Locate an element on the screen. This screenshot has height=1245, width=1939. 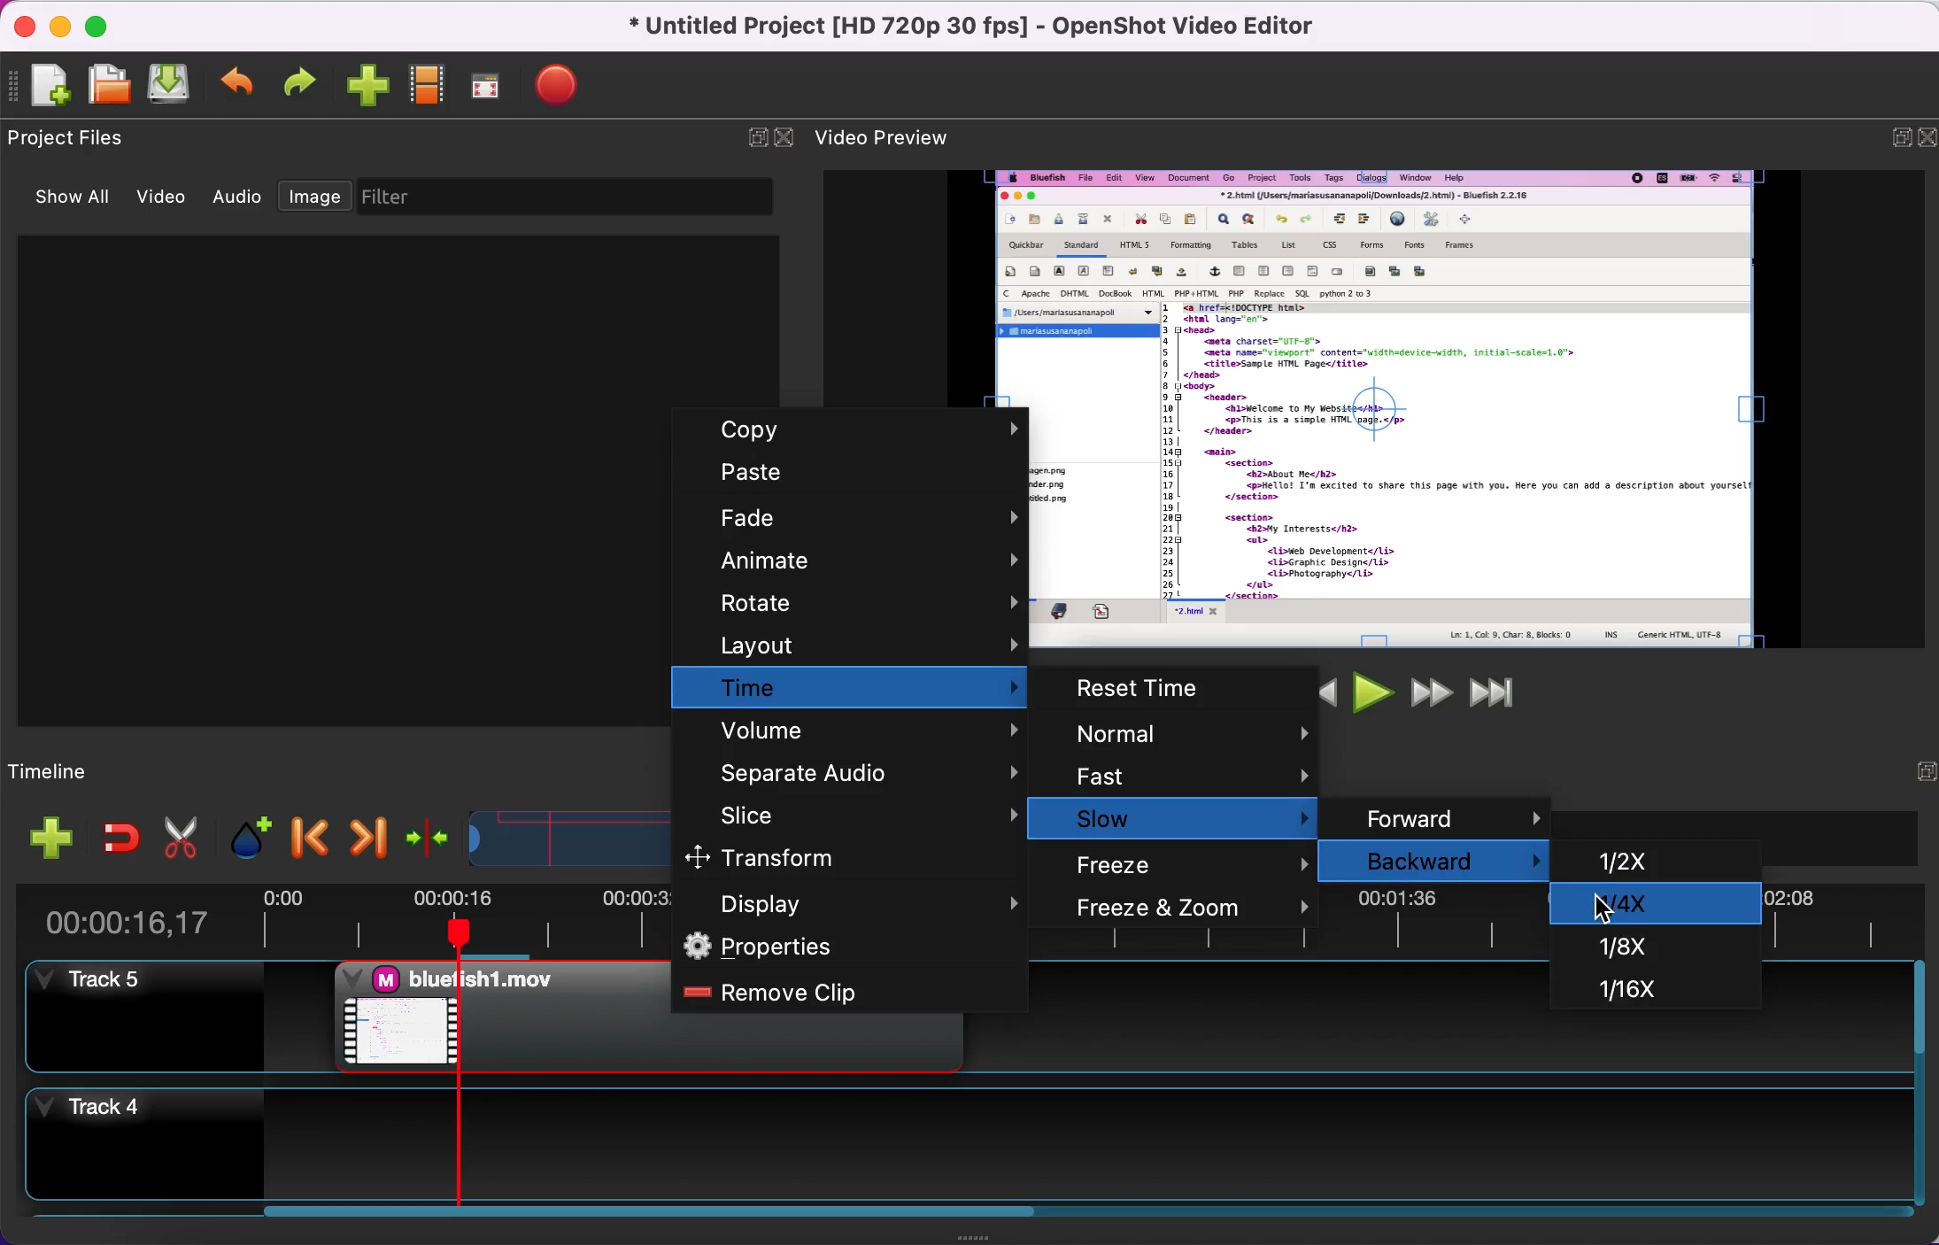
title - Untitled Project [HD 720p 30 fps] - OpenShot Video Editor is located at coordinates (974, 27).